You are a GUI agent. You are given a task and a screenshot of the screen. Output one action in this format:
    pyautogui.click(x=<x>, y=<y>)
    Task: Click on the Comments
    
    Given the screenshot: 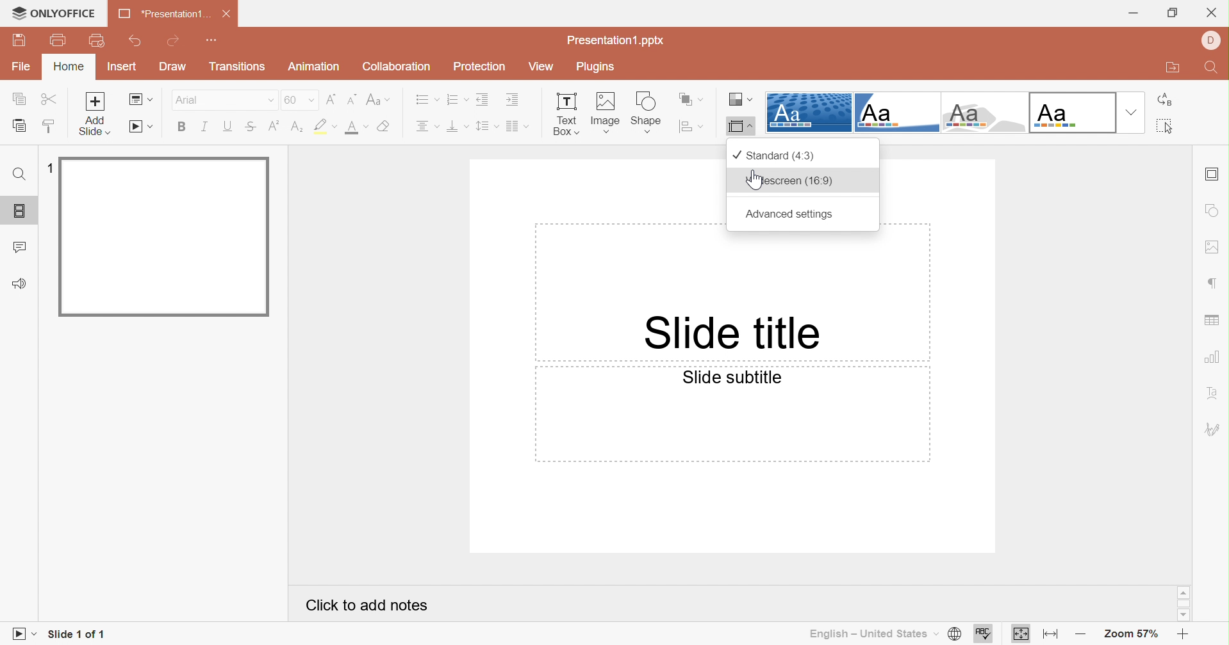 What is the action you would take?
    pyautogui.click(x=19, y=248)
    